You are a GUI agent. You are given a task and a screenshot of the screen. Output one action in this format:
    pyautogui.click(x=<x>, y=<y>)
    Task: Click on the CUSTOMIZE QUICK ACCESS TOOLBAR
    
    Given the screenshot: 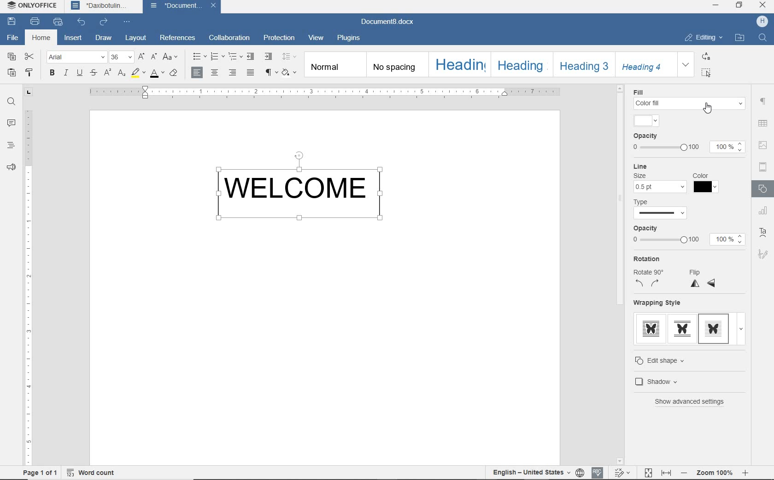 What is the action you would take?
    pyautogui.click(x=127, y=23)
    